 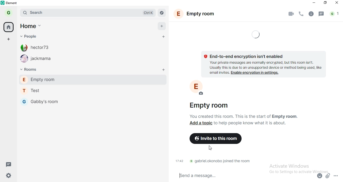 What do you see at coordinates (243, 114) in the screenshot?
I see `text2` at bounding box center [243, 114].